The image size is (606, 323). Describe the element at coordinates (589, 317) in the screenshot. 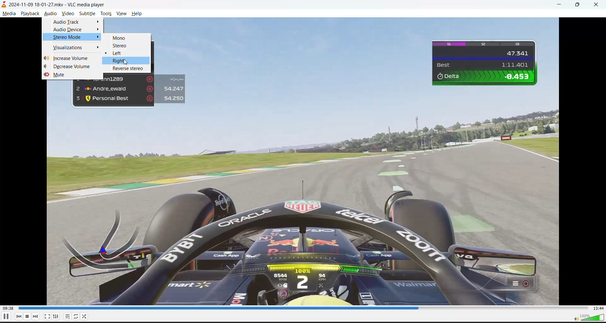

I see `volume` at that location.